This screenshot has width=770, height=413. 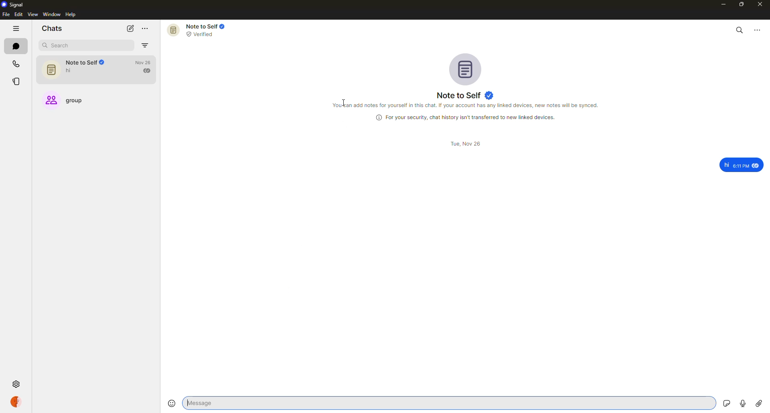 What do you see at coordinates (742, 5) in the screenshot?
I see `maximize` at bounding box center [742, 5].